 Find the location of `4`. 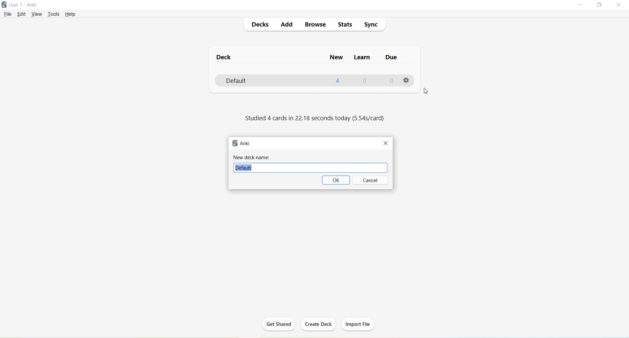

4 is located at coordinates (338, 81).